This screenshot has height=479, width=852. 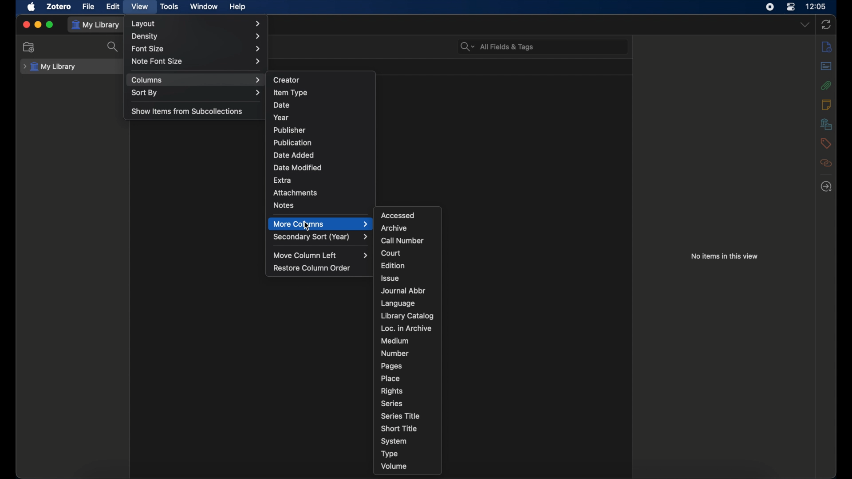 What do you see at coordinates (114, 47) in the screenshot?
I see `search` at bounding box center [114, 47].